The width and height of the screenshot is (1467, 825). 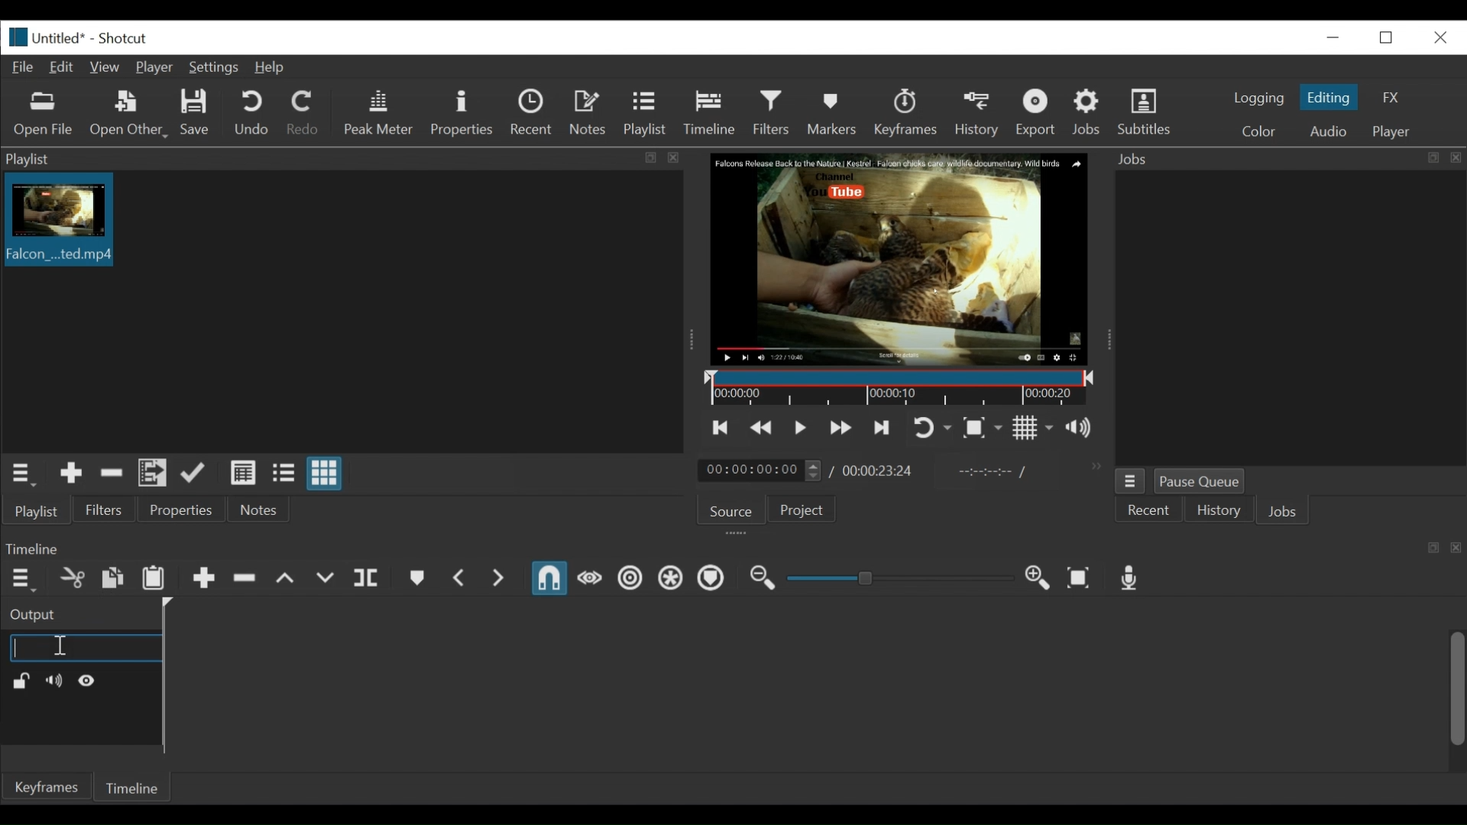 I want to click on Audio, so click(x=1326, y=130).